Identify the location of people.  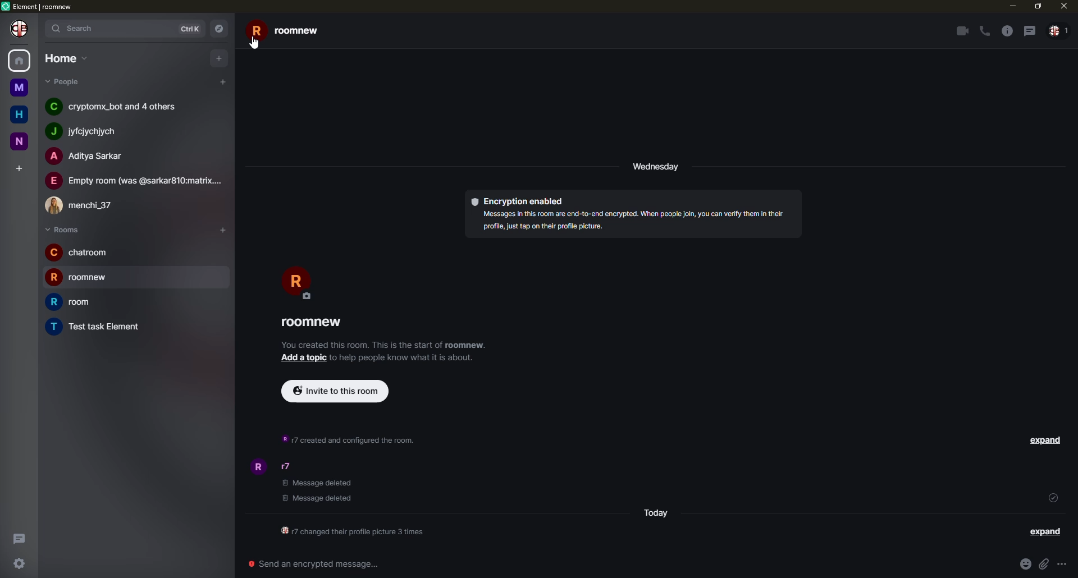
(66, 82).